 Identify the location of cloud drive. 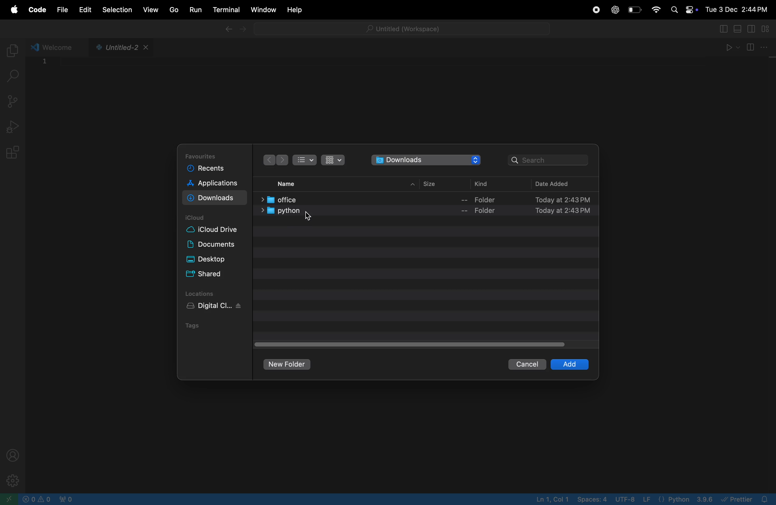
(214, 231).